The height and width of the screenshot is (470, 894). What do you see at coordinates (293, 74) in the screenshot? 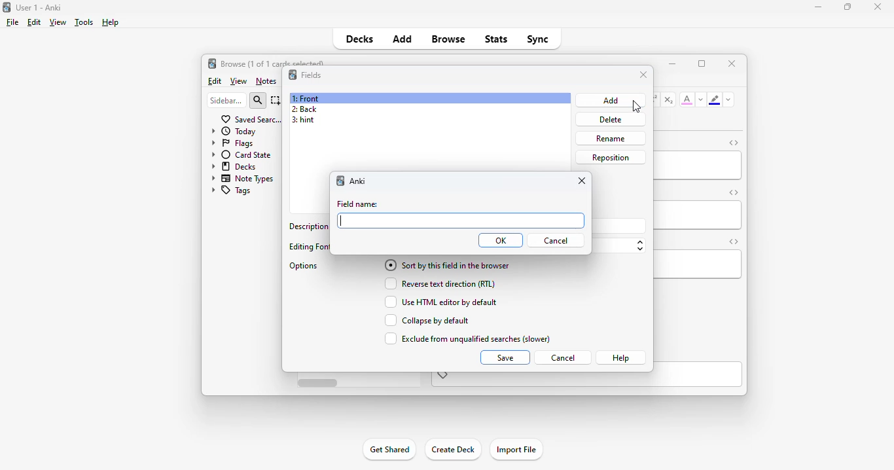
I see `logo` at bounding box center [293, 74].